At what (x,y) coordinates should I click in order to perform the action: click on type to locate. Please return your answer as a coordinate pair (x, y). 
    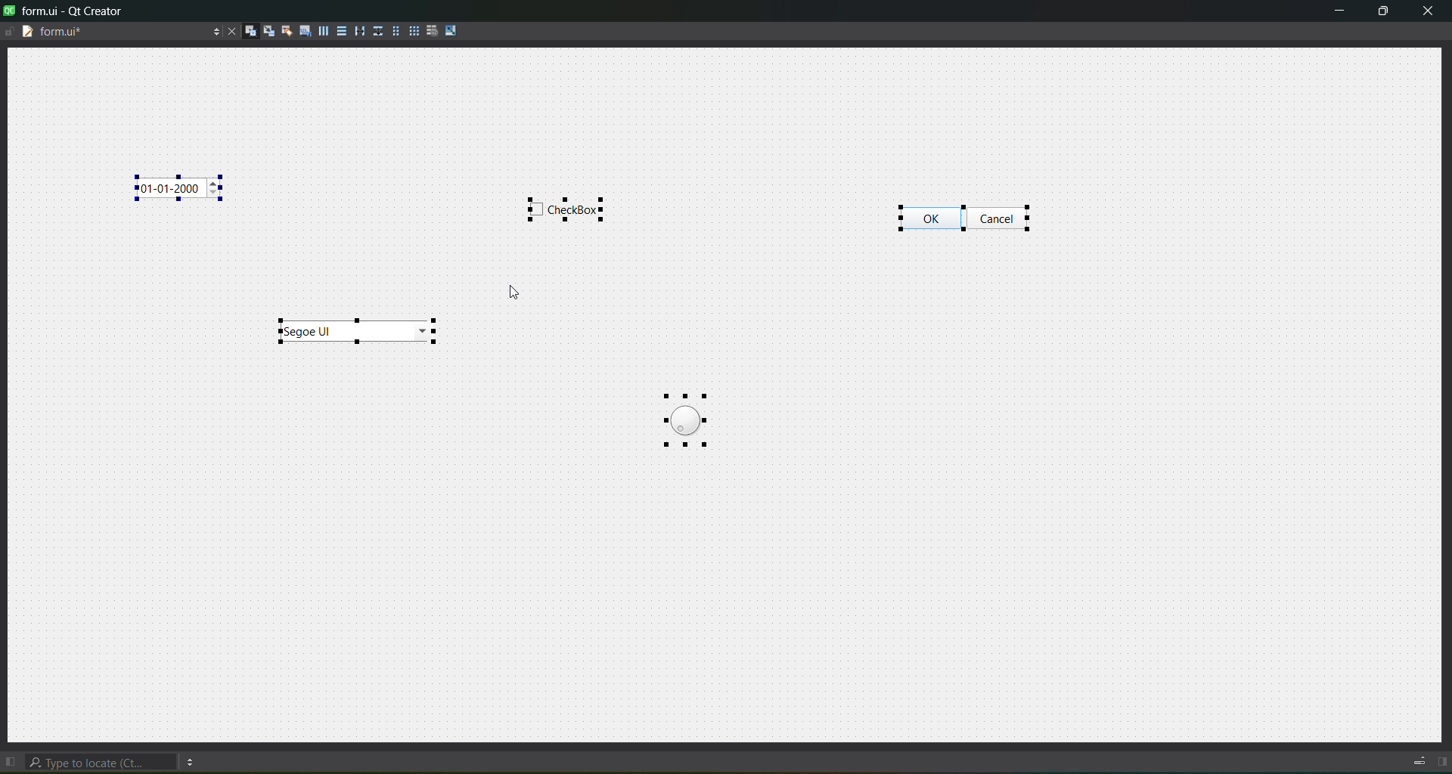
    Looking at the image, I should click on (104, 760).